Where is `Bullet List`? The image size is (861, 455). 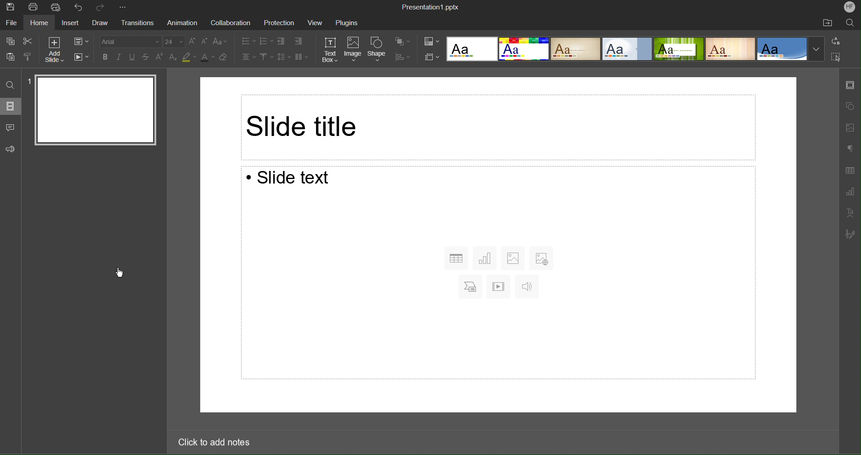 Bullet List is located at coordinates (249, 40).